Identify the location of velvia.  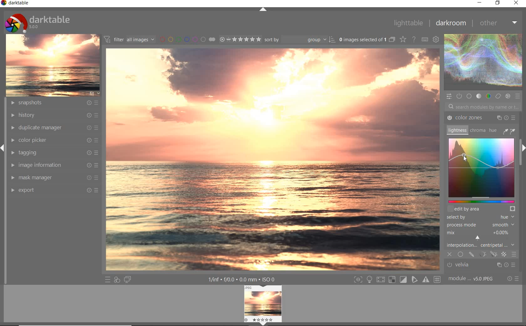
(479, 265).